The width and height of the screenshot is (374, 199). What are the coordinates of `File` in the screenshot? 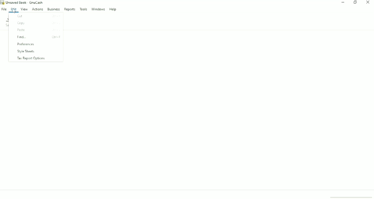 It's located at (4, 9).